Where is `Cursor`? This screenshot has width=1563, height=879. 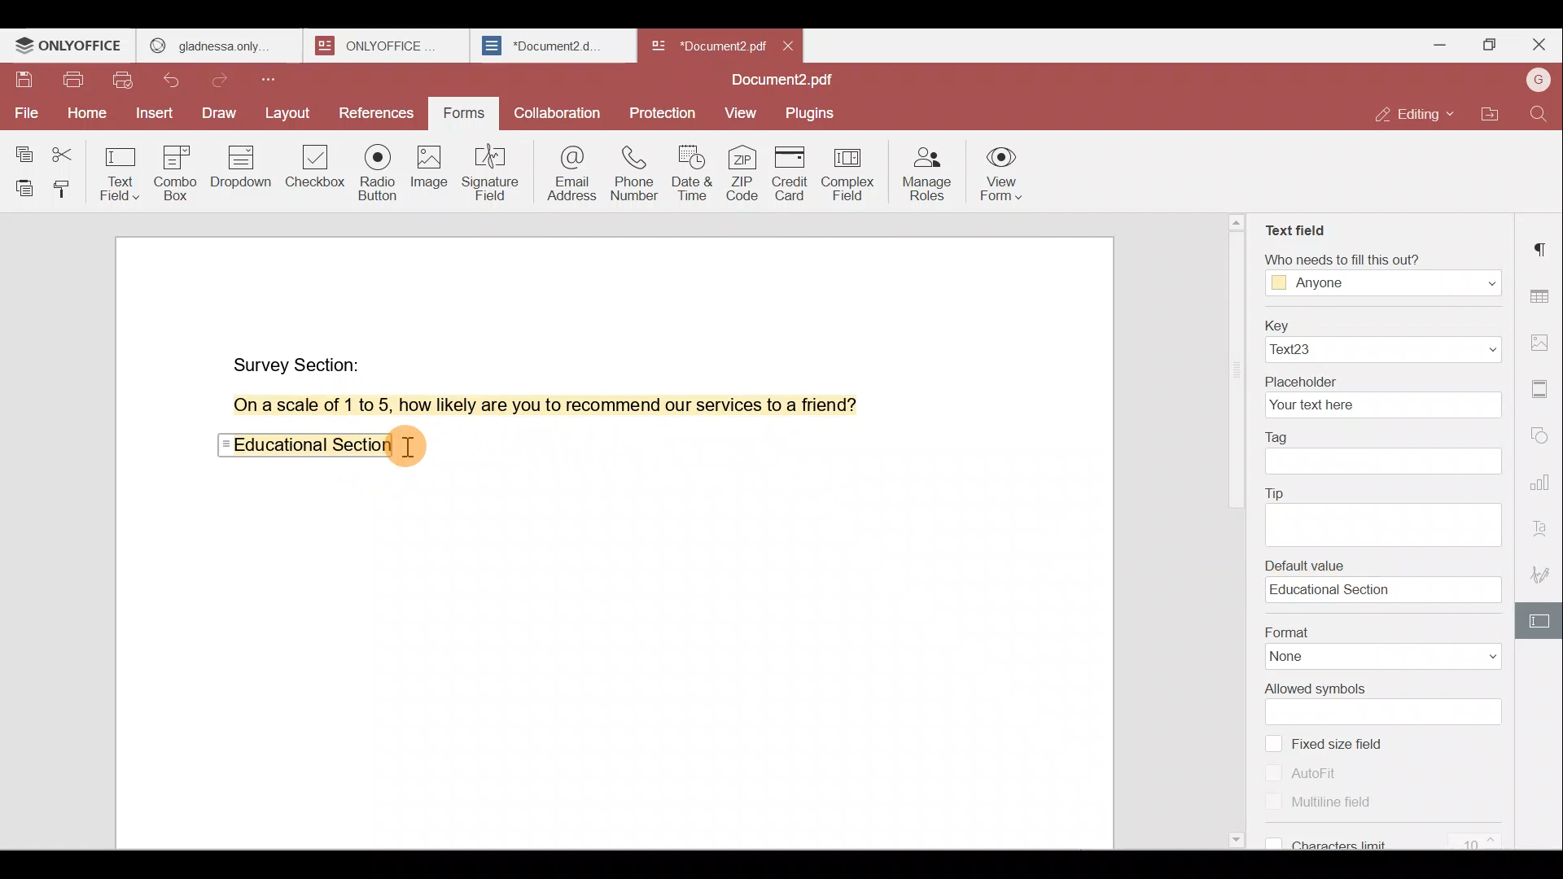 Cursor is located at coordinates (414, 446).